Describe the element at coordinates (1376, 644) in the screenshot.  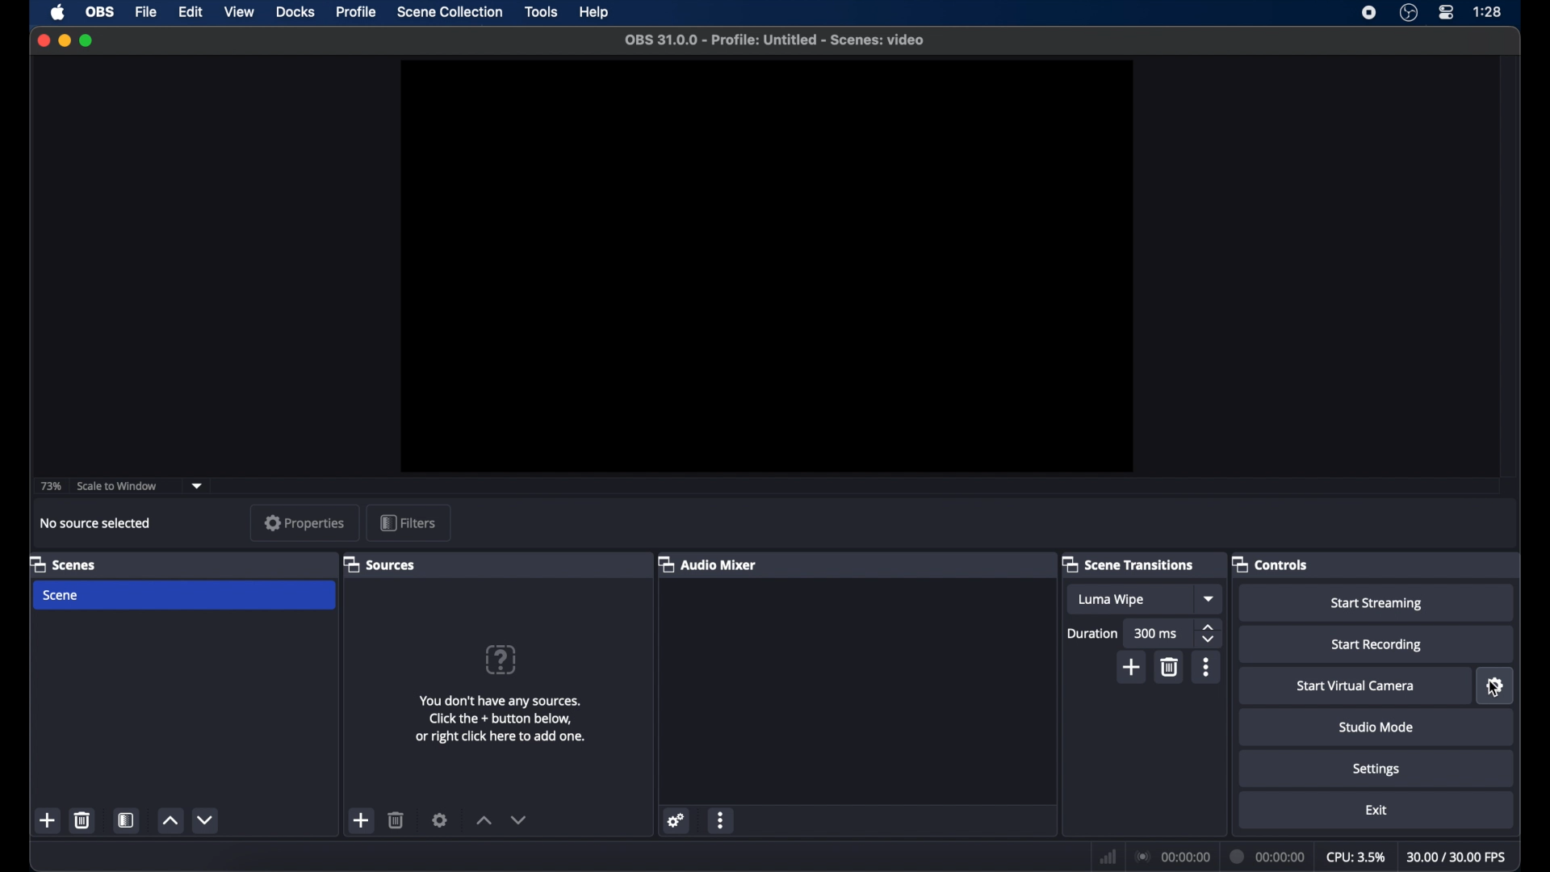
I see `start recording` at that location.